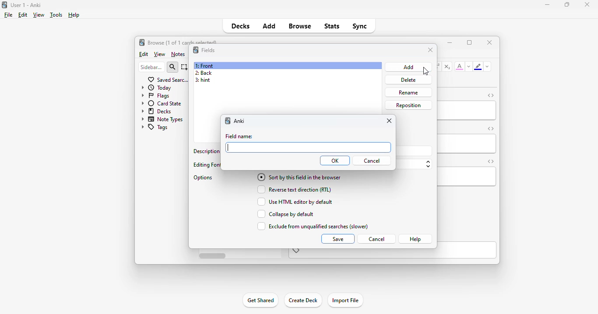 This screenshot has height=314, width=598. I want to click on close, so click(390, 121).